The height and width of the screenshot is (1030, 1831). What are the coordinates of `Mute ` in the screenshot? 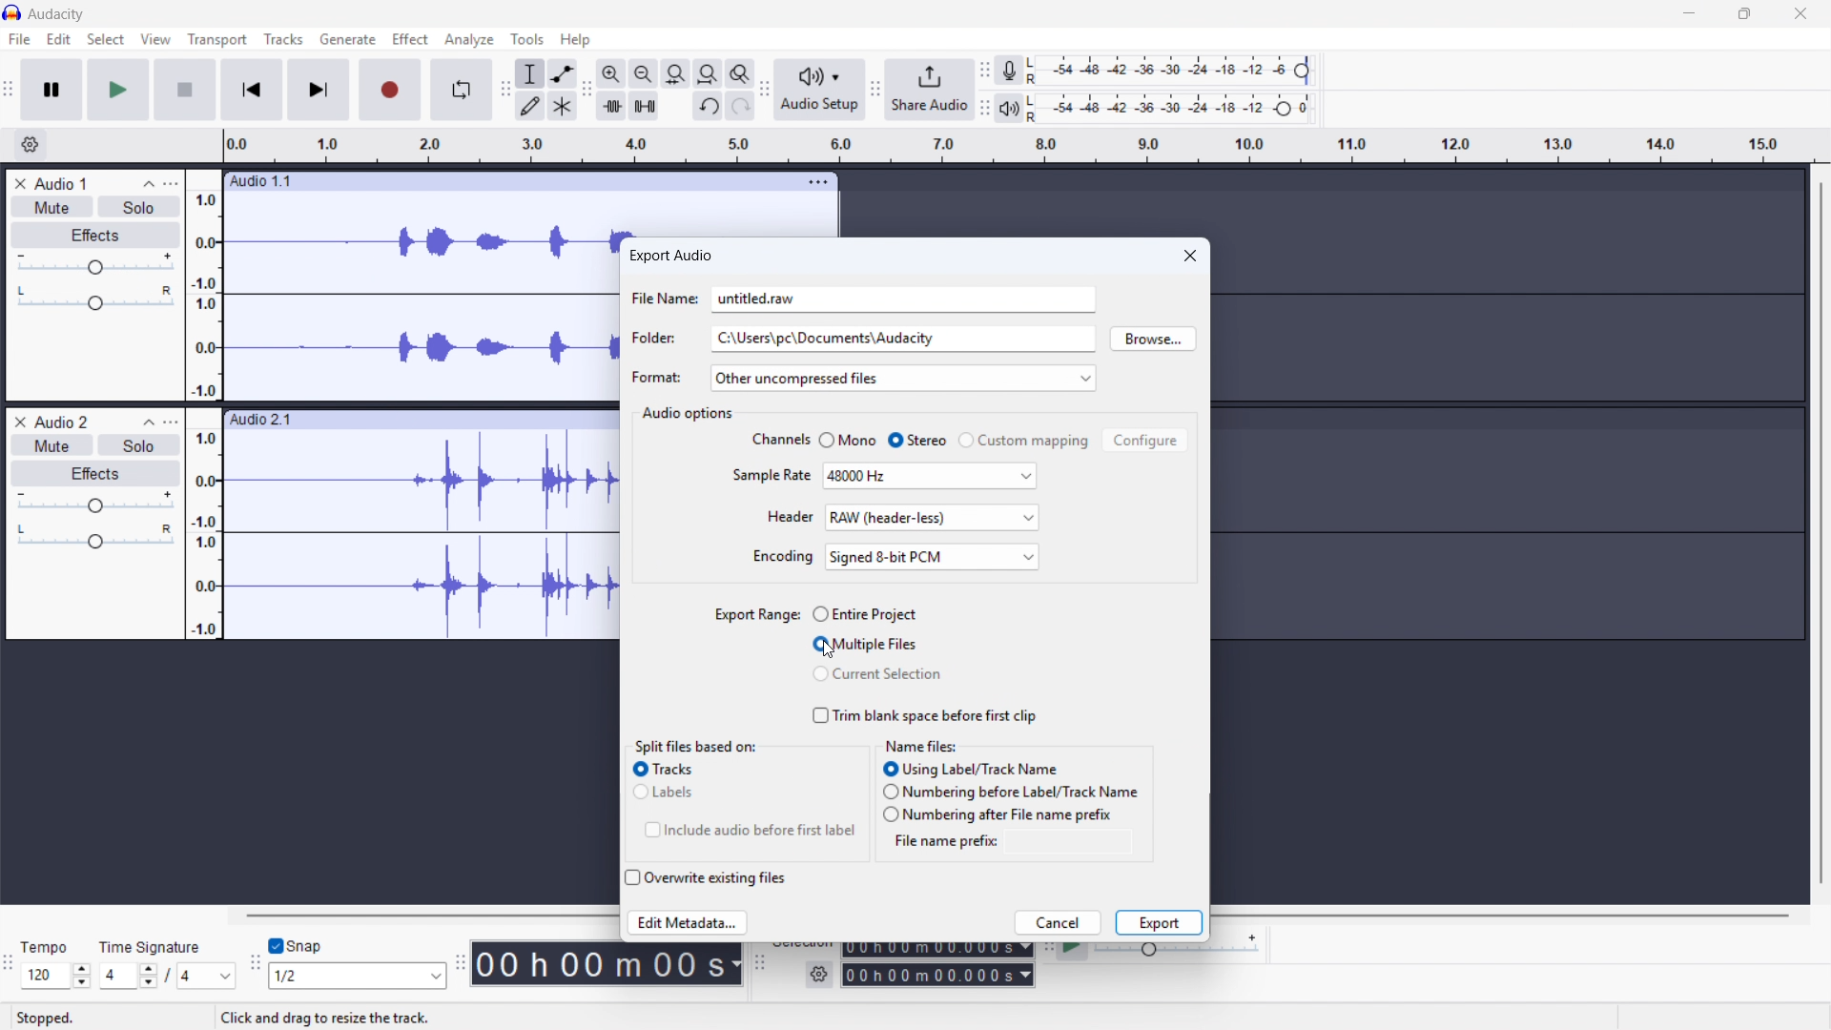 It's located at (53, 444).